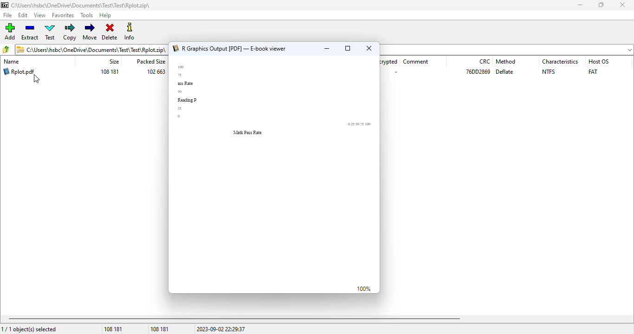 Image resolution: width=634 pixels, height=334 pixels. Describe the element at coordinates (7, 15) in the screenshot. I see `file` at that location.